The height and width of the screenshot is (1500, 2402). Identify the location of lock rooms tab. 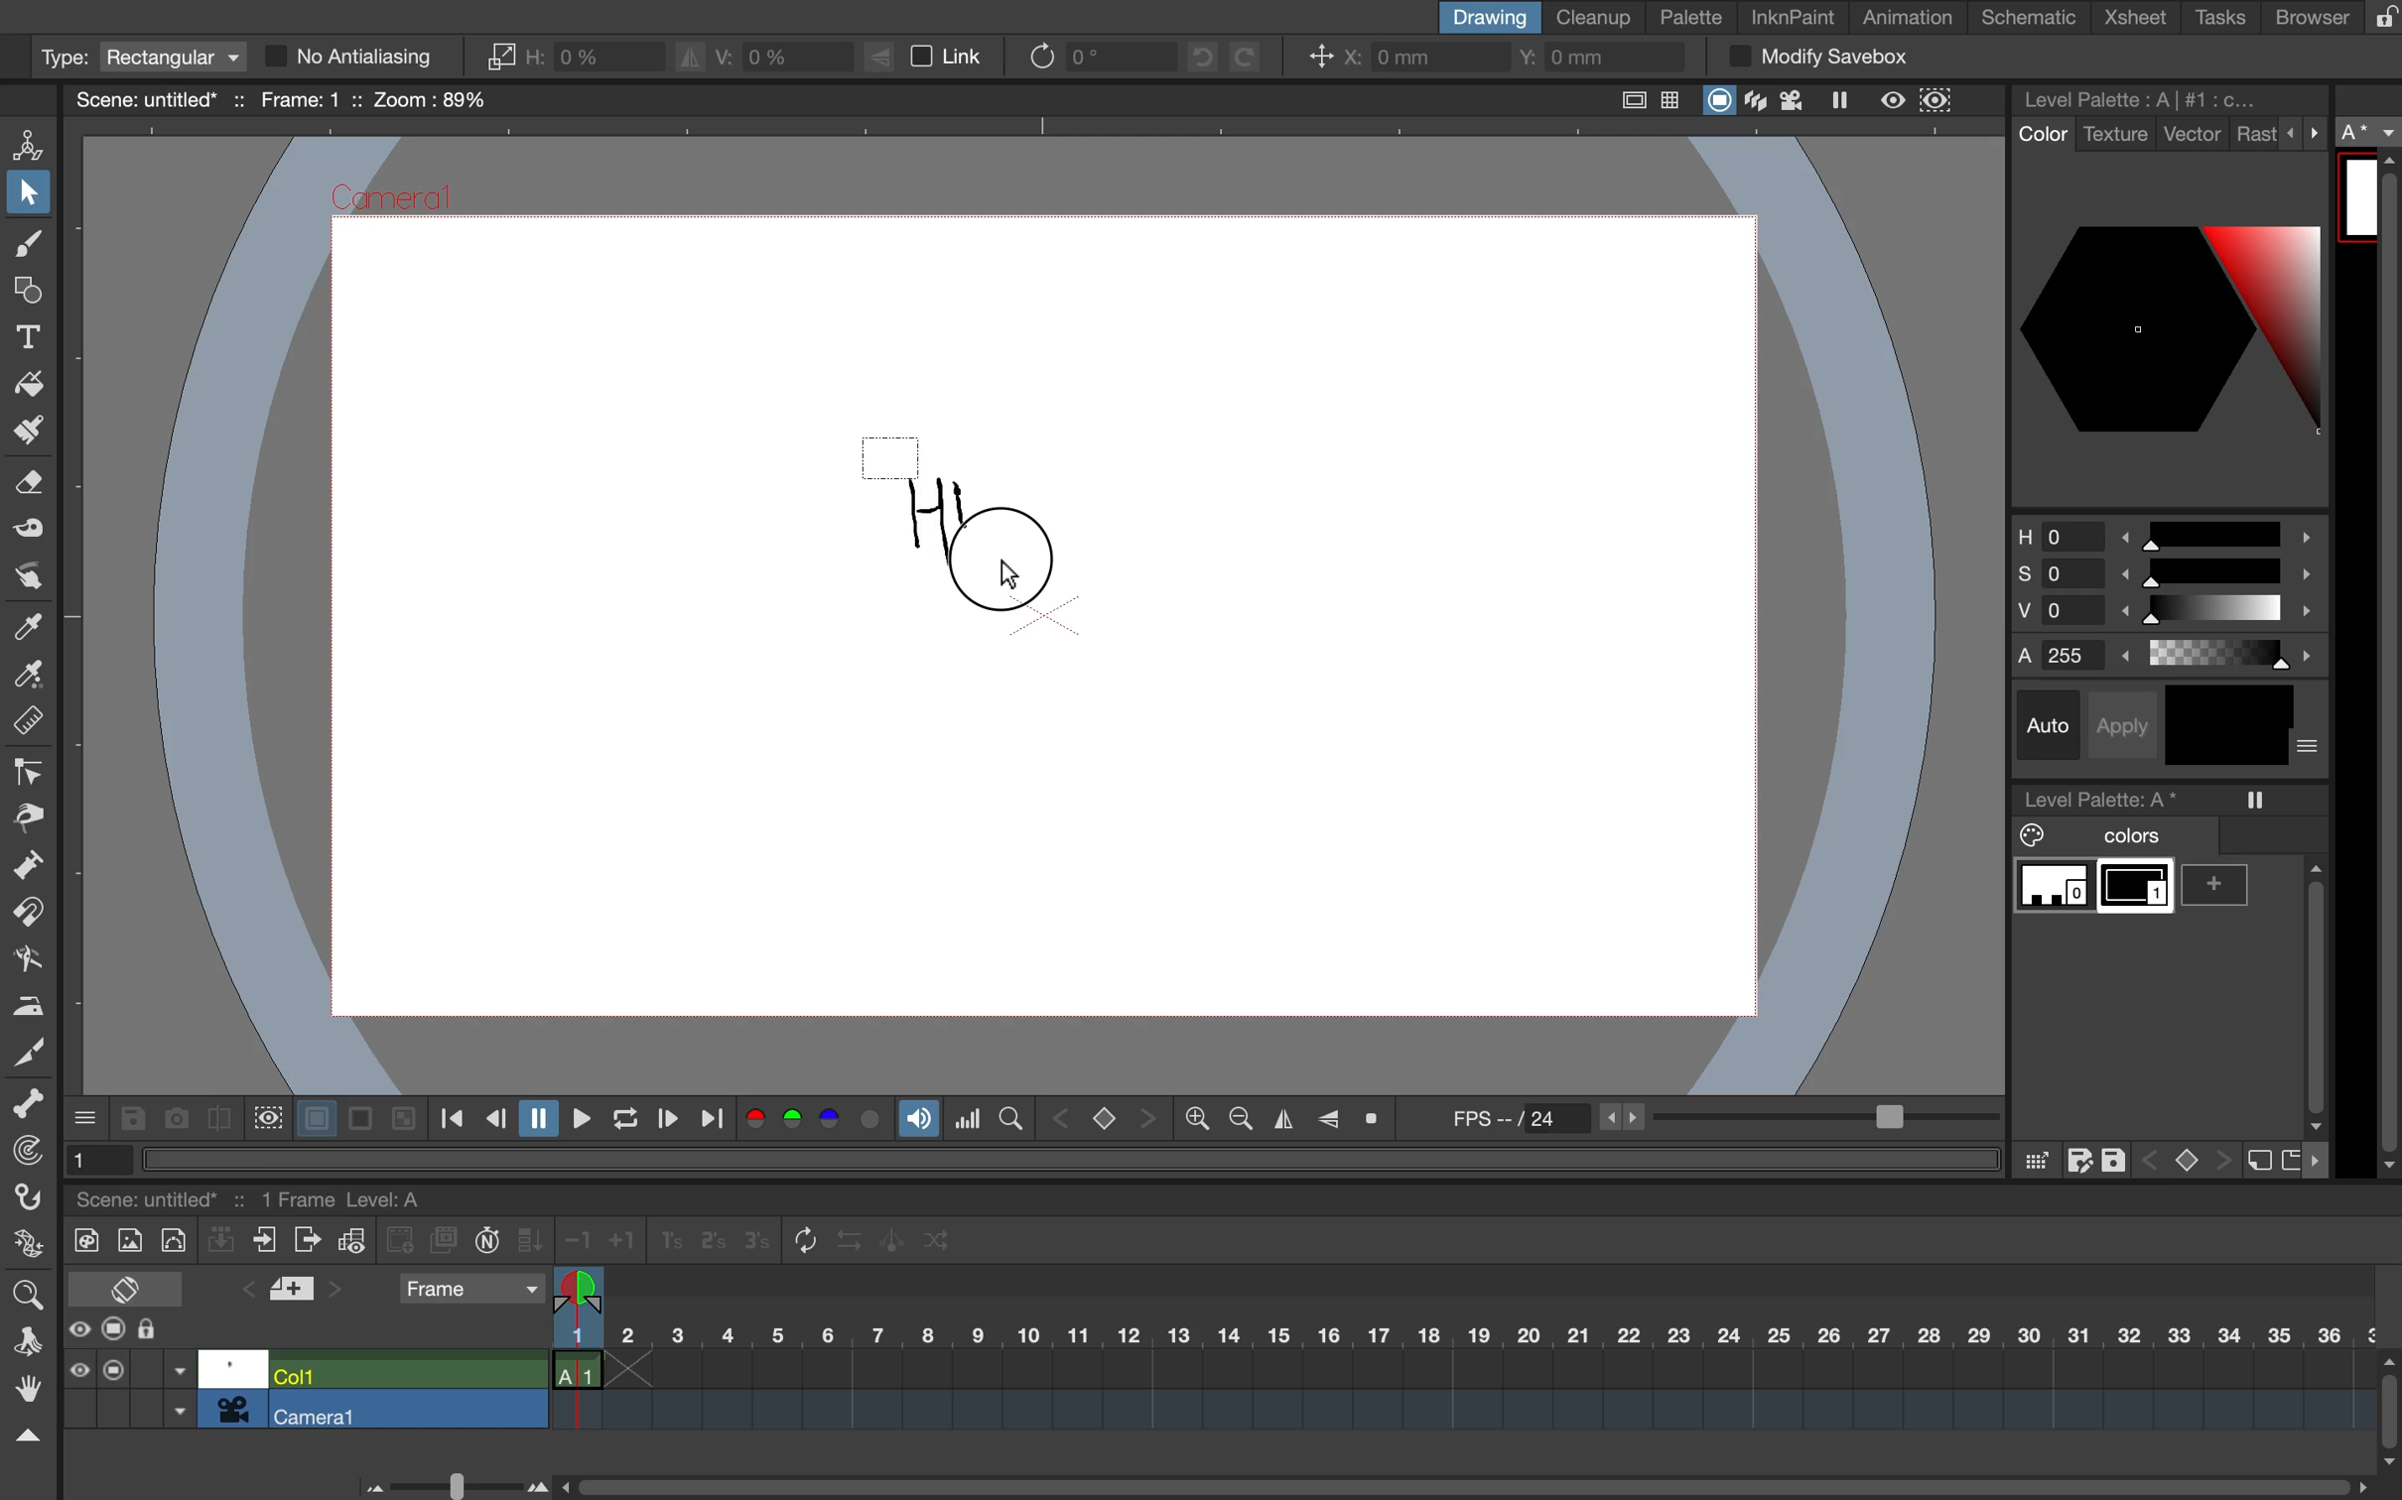
(2376, 19).